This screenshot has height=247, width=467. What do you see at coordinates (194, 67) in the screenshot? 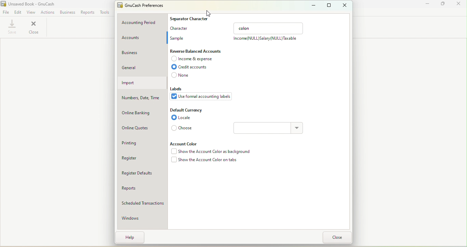
I see `Credit accounts` at bounding box center [194, 67].